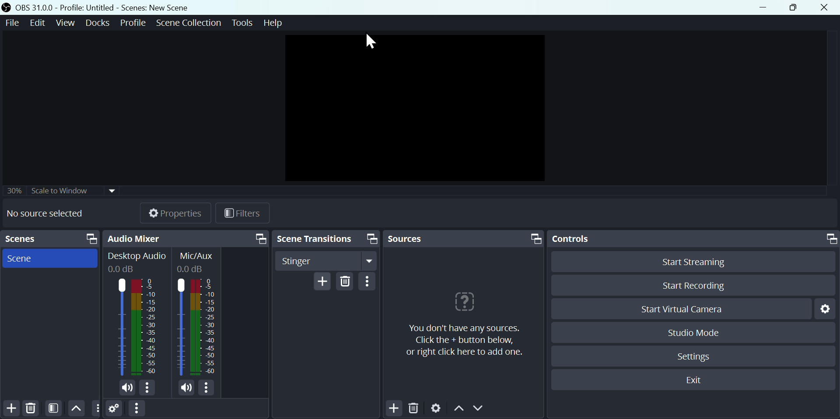  What do you see at coordinates (696, 381) in the screenshot?
I see `Exit` at bounding box center [696, 381].